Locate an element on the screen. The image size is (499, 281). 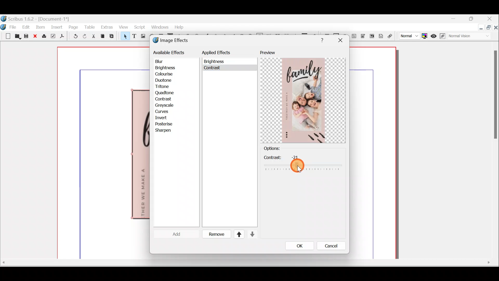
Minimise is located at coordinates (481, 28).